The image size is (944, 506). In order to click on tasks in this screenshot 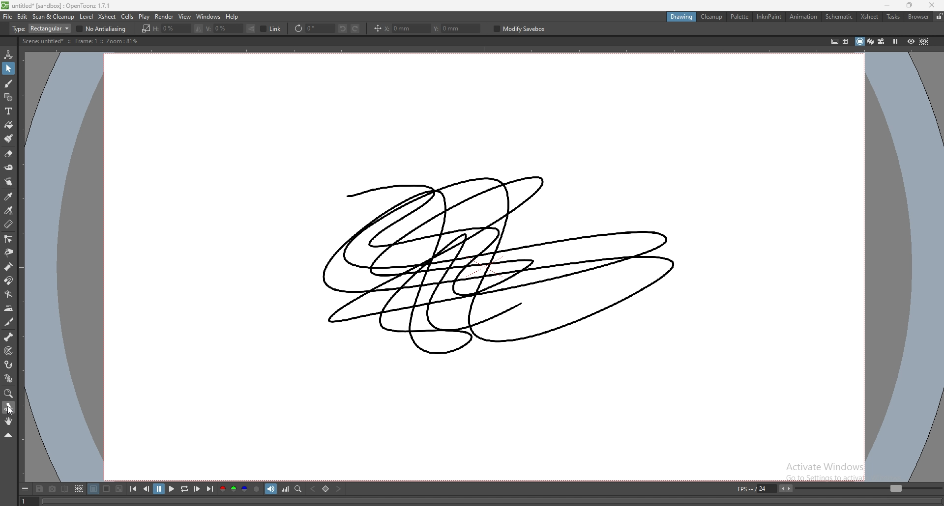, I will do `click(893, 17)`.